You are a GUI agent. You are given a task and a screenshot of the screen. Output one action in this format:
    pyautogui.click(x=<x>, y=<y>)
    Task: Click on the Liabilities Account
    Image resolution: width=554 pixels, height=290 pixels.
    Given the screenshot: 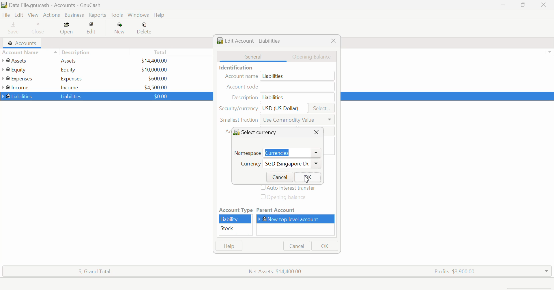 What is the action you would take?
    pyautogui.click(x=18, y=96)
    